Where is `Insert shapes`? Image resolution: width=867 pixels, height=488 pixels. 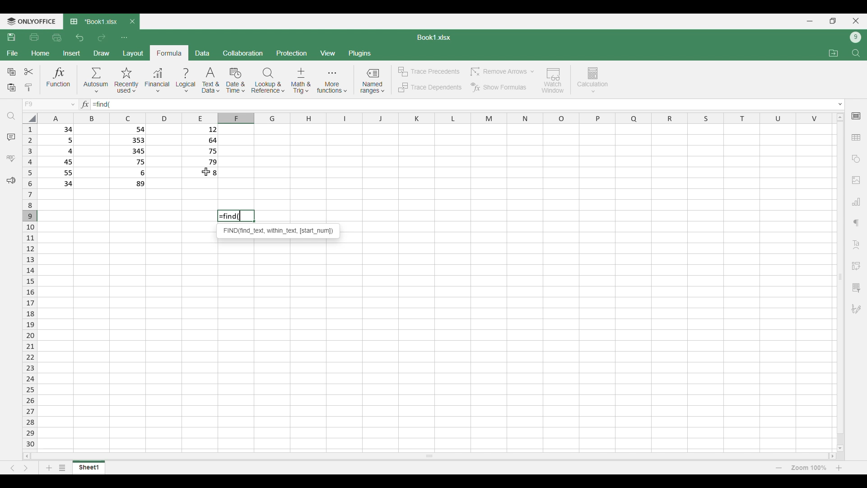 Insert shapes is located at coordinates (856, 159).